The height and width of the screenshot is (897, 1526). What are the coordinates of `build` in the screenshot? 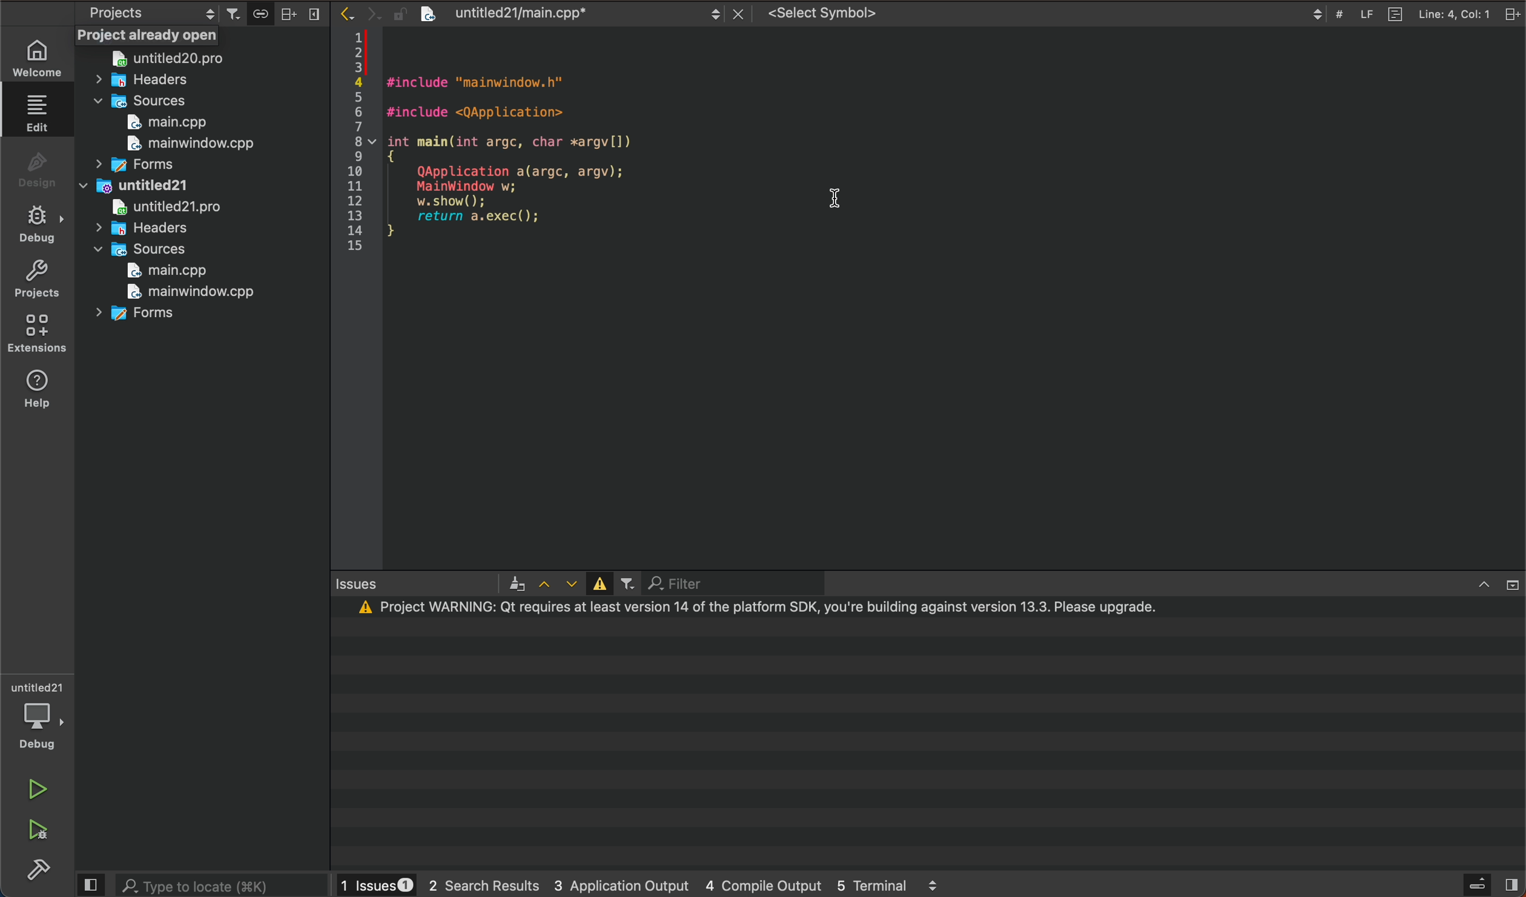 It's located at (39, 869).